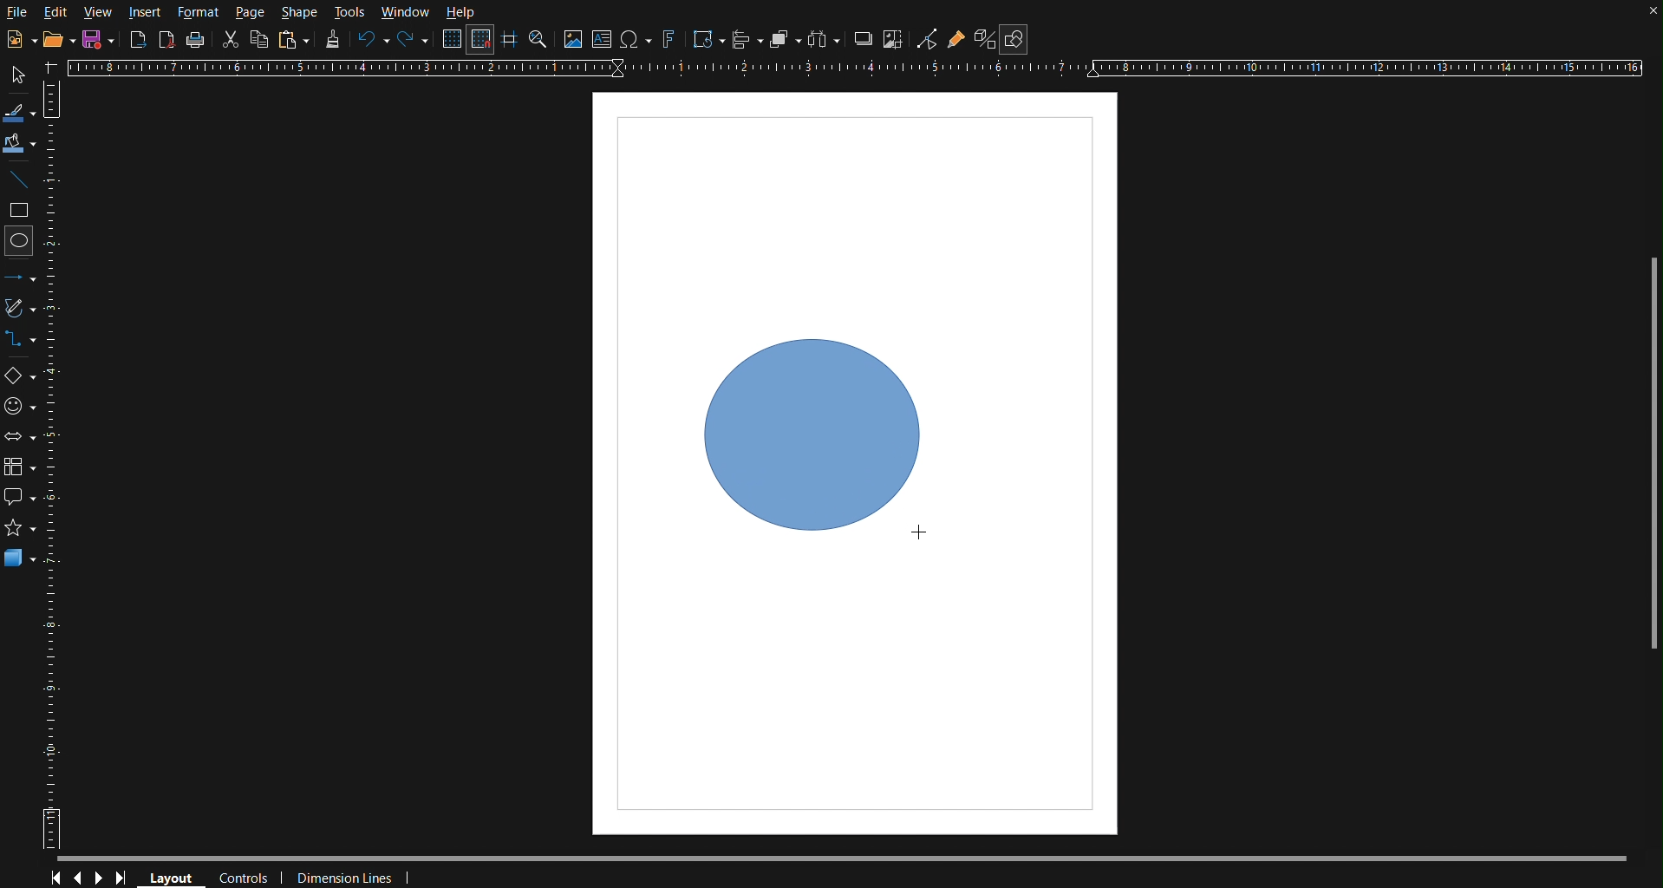  Describe the element at coordinates (409, 40) in the screenshot. I see `Redo` at that location.